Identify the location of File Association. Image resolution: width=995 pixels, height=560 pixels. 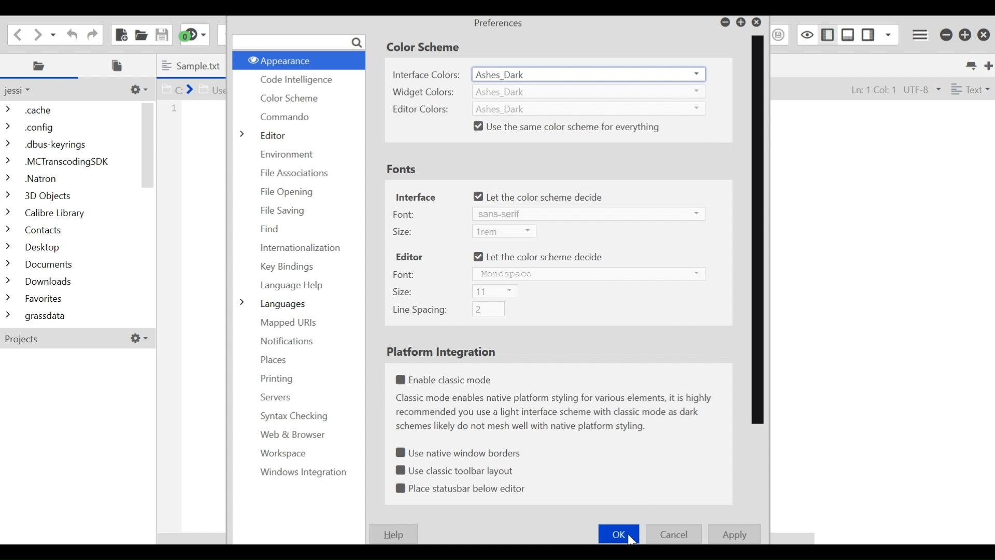
(296, 173).